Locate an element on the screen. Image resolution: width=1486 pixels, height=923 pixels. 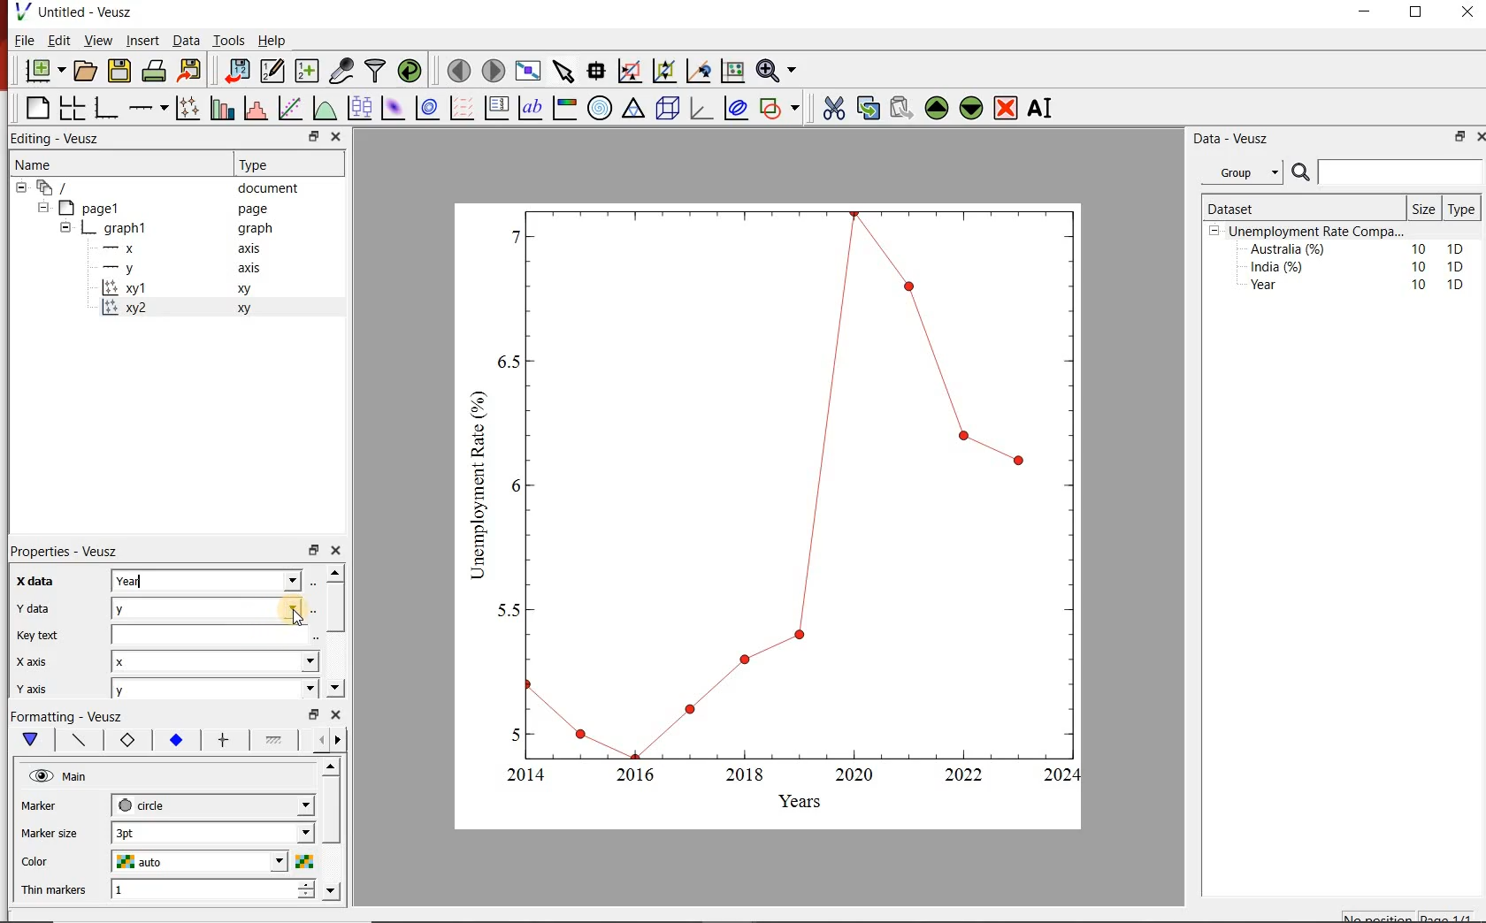
search bar is located at coordinates (1385, 172).